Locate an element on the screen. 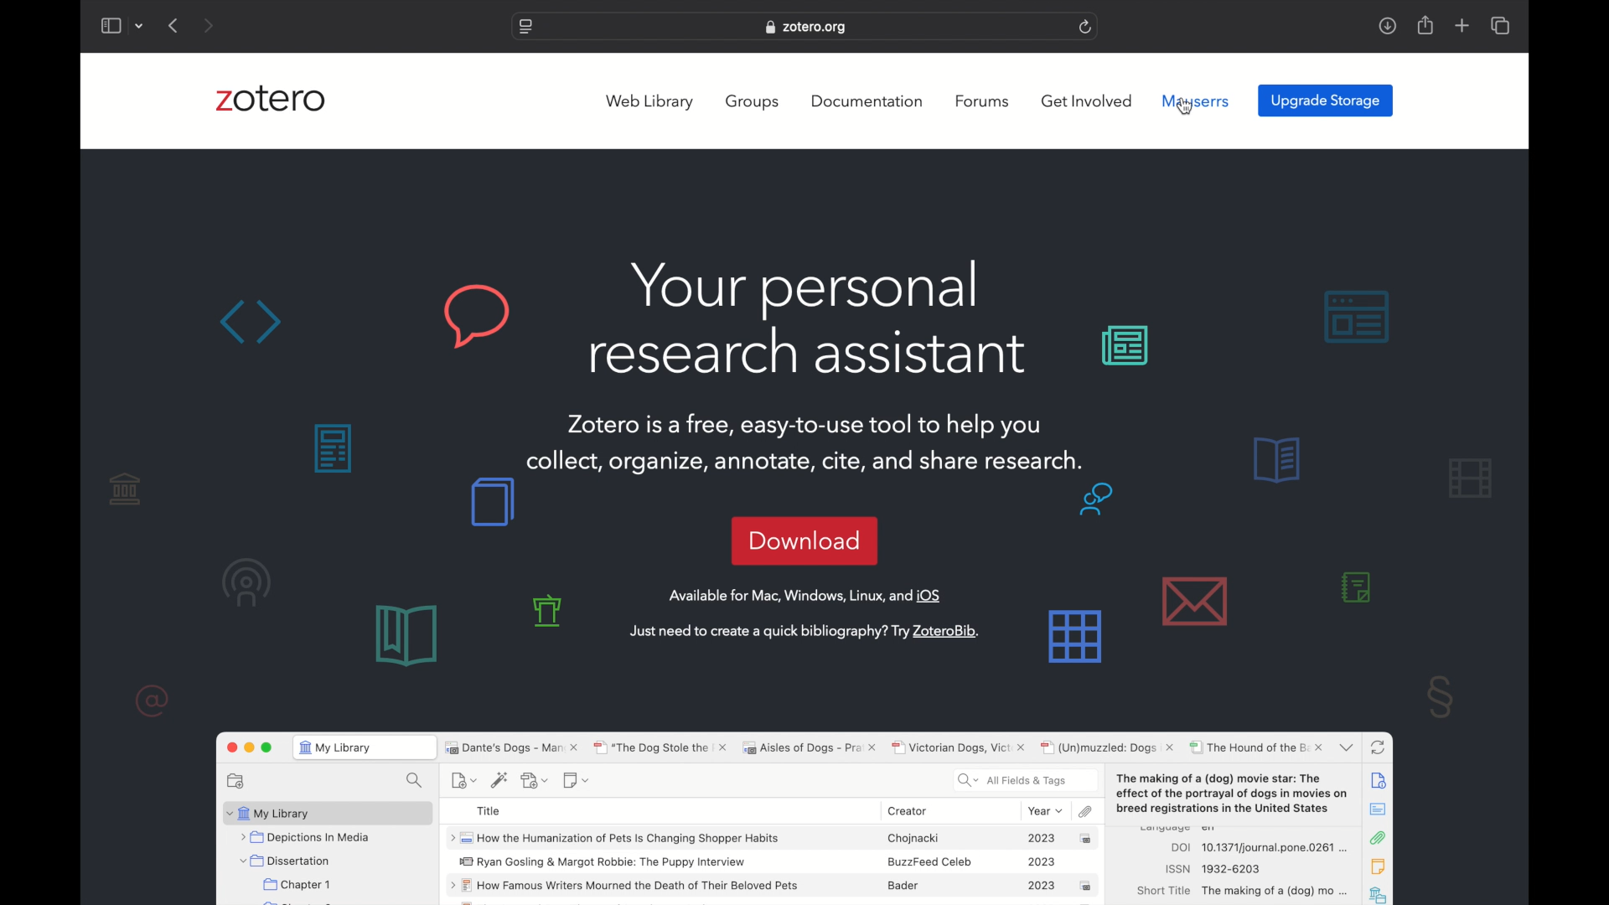  your personal research assistant is located at coordinates (808, 318).